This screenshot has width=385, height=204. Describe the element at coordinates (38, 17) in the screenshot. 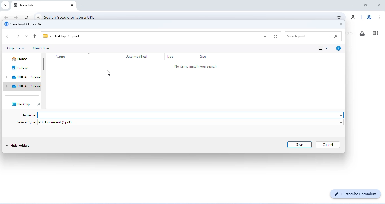

I see `search icon` at that location.